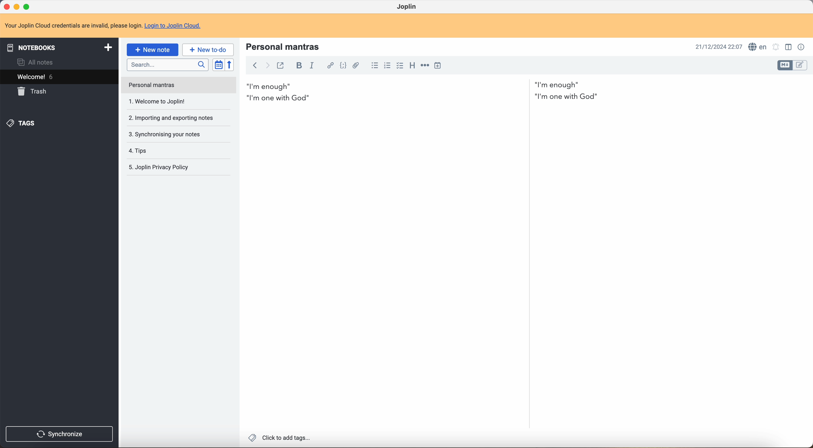  Describe the element at coordinates (358, 66) in the screenshot. I see `attach file` at that location.